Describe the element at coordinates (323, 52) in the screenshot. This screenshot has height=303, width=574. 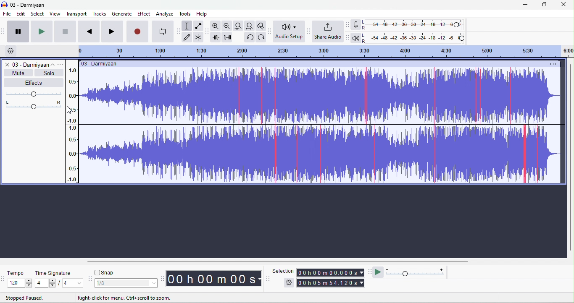
I see `timeline: drag to lop timeline` at that location.